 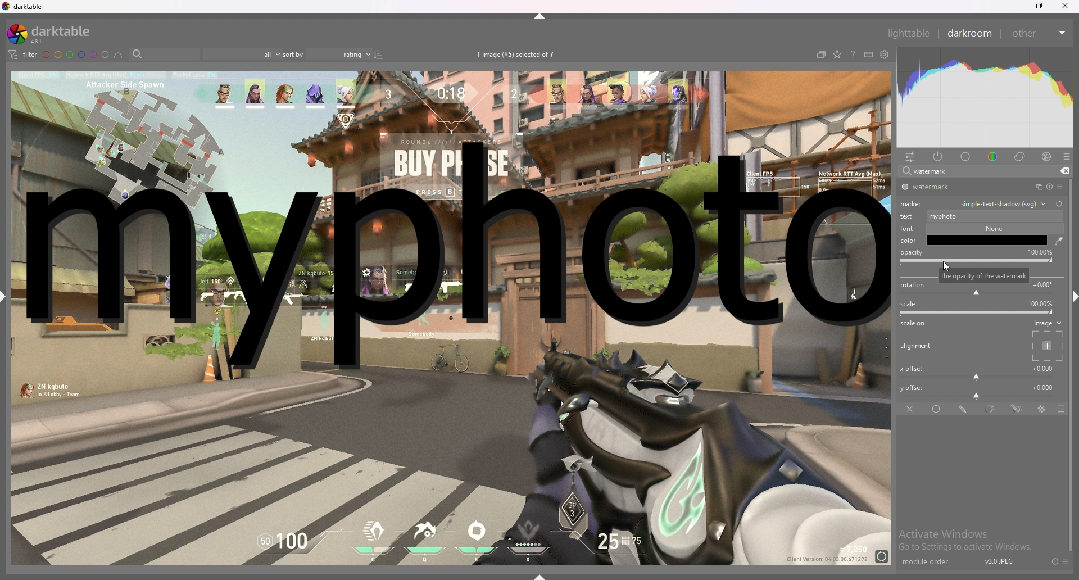 I want to click on search module, so click(x=971, y=172).